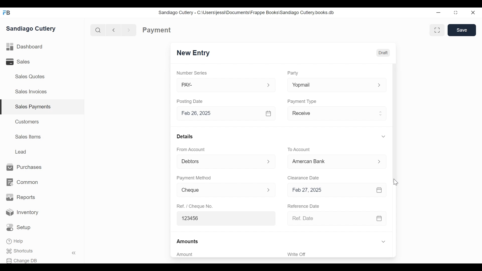  Describe the element at coordinates (22, 182) in the screenshot. I see `Common` at that location.